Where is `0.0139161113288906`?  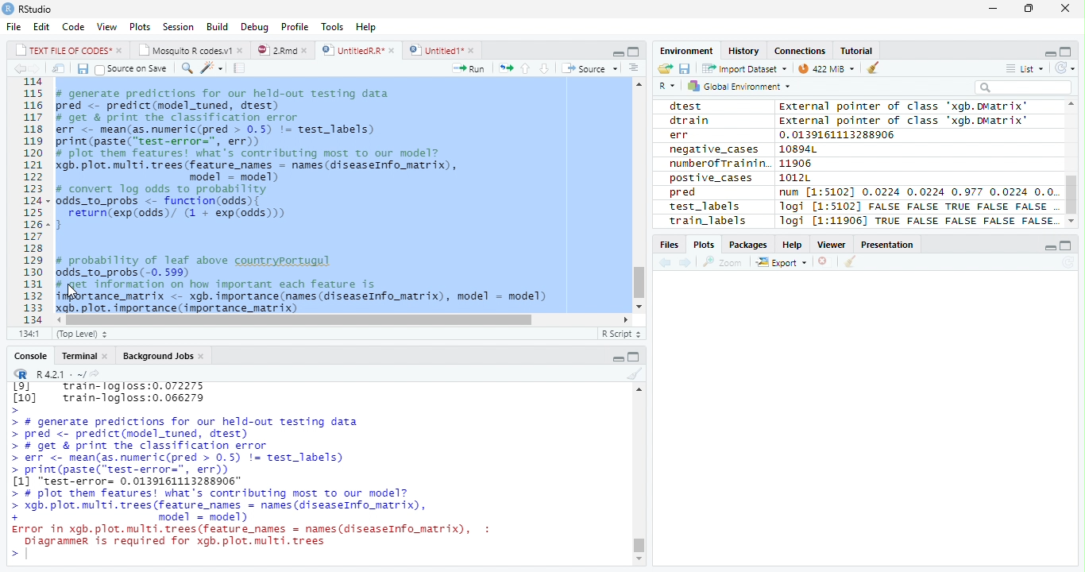 0.0139161113288906 is located at coordinates (840, 134).